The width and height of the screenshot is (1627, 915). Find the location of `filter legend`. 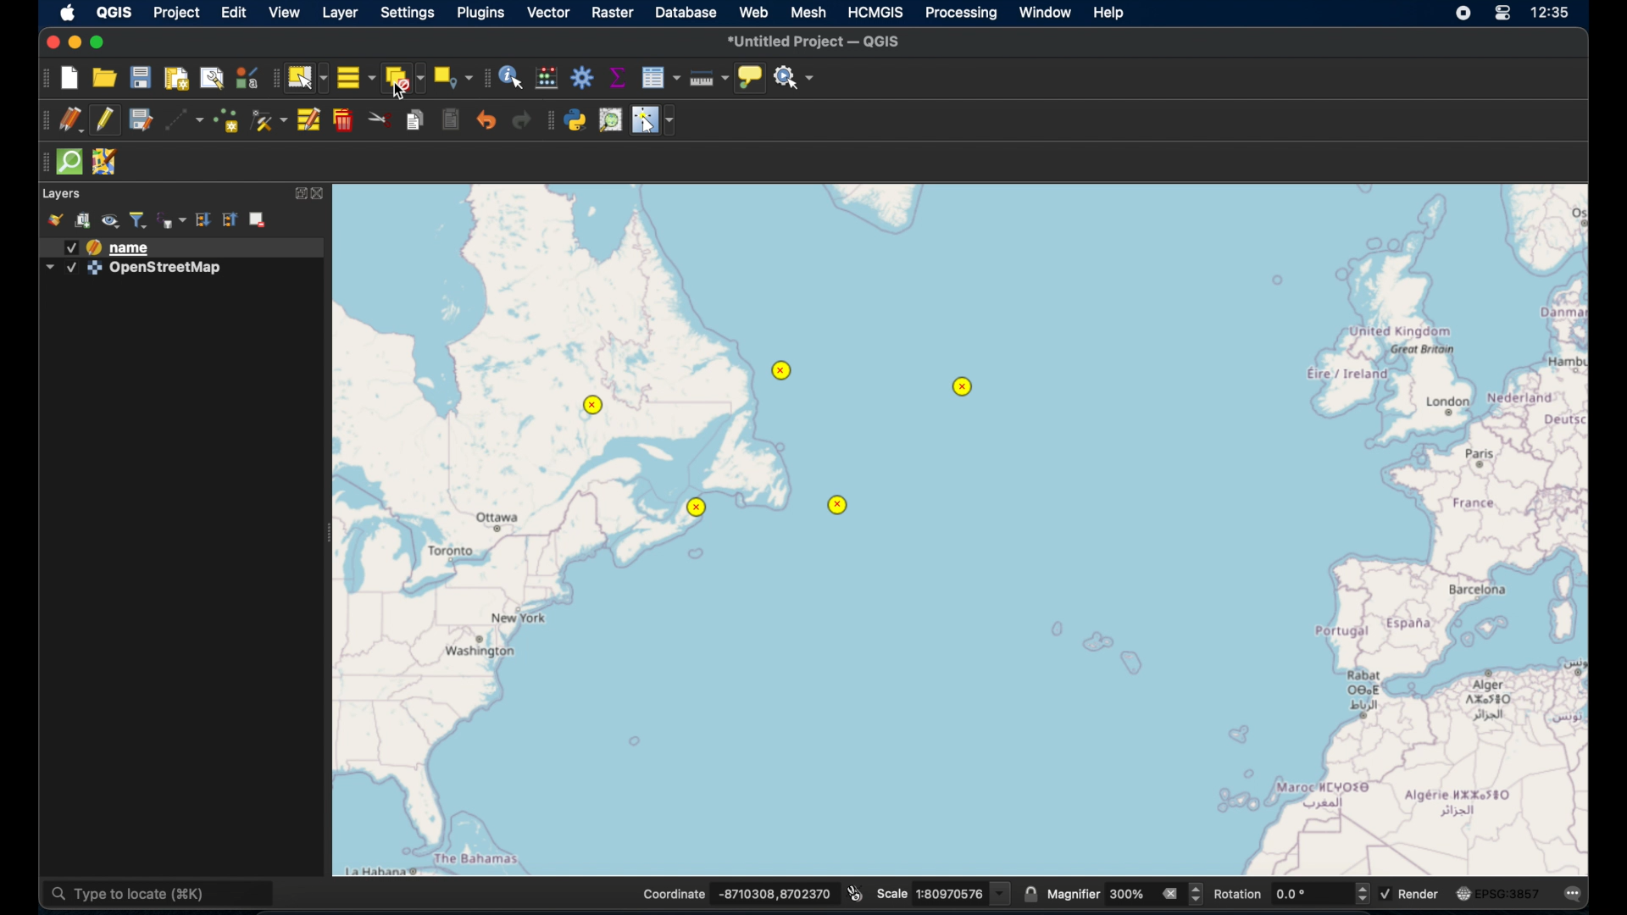

filter legend is located at coordinates (139, 220).